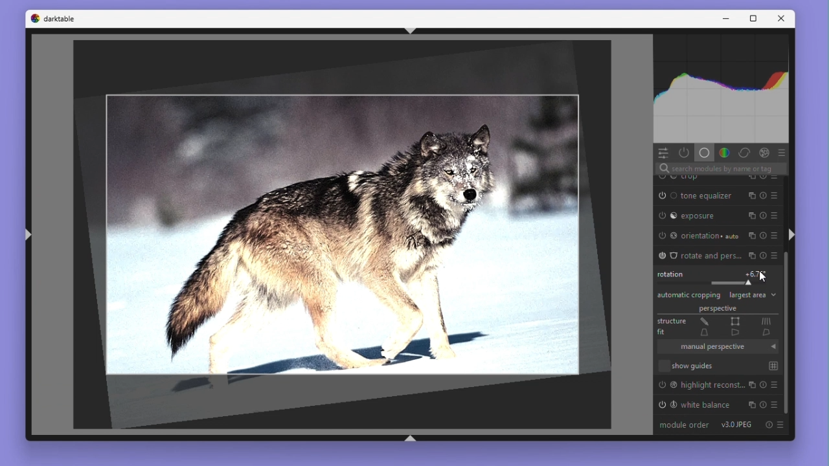 Image resolution: width=829 pixels, height=466 pixels. Describe the element at coordinates (716, 348) in the screenshot. I see `Manual perspective` at that location.